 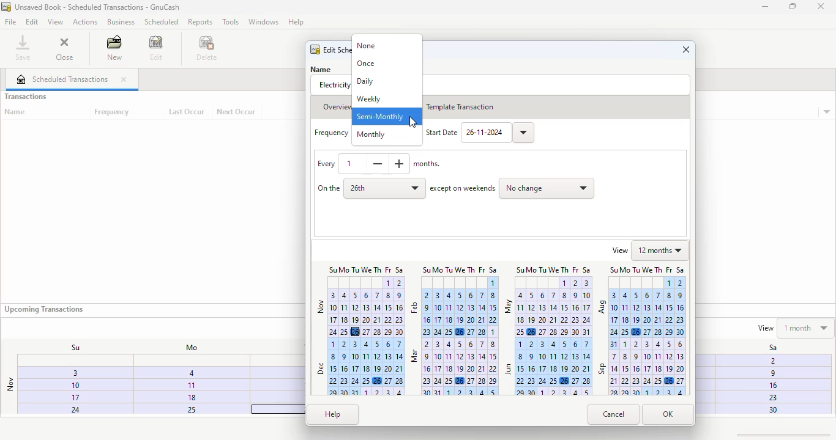 I want to click on Months., so click(x=442, y=164).